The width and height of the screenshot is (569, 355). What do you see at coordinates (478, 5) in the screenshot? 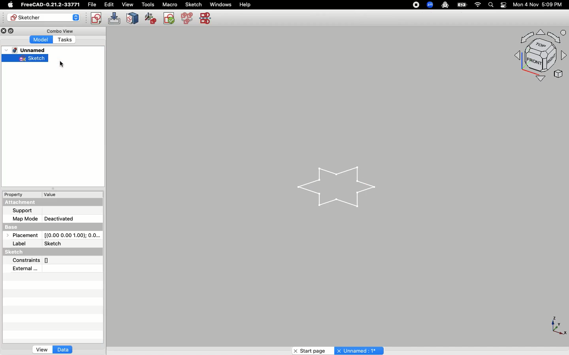
I see `Network` at bounding box center [478, 5].